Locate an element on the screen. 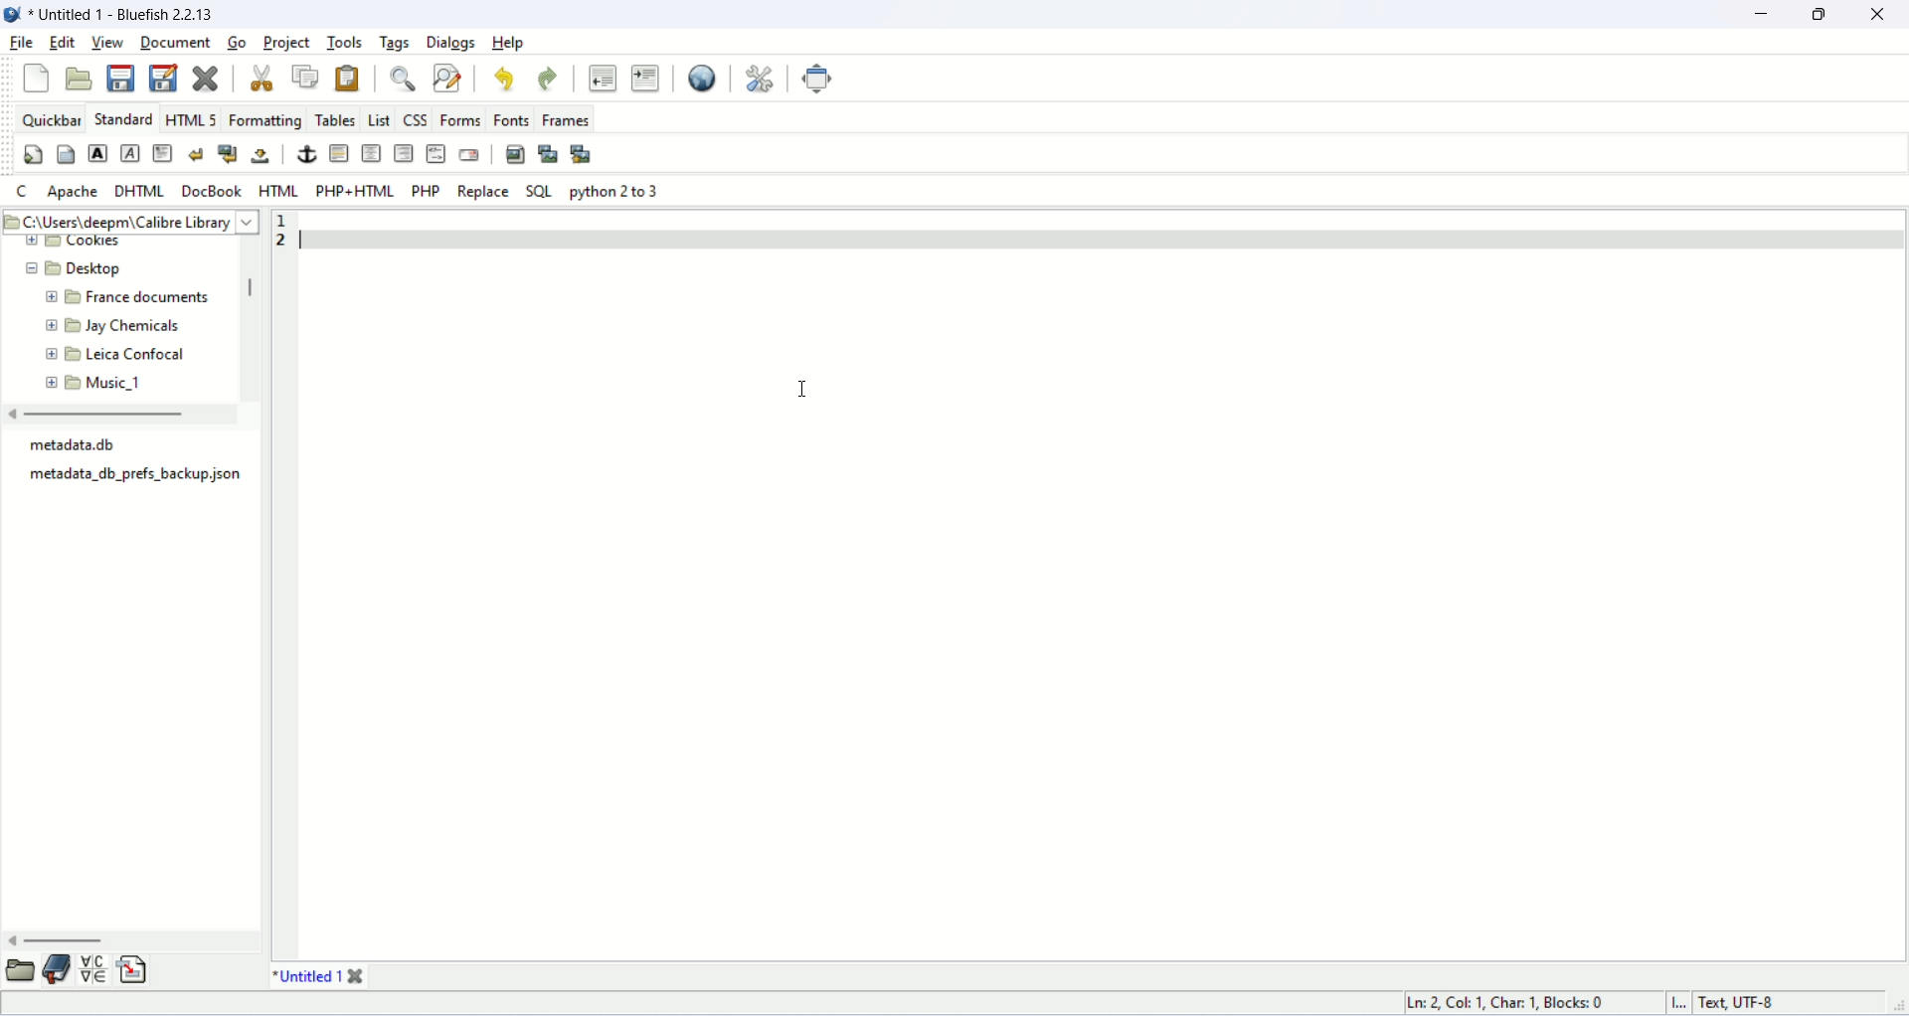 The height and width of the screenshot is (1016, 1909). Multi thumbnail is located at coordinates (579, 151).